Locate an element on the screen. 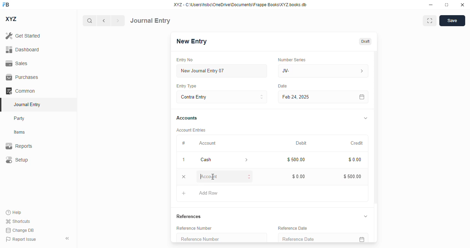 This screenshot has width=470, height=248. journal entry is located at coordinates (28, 104).